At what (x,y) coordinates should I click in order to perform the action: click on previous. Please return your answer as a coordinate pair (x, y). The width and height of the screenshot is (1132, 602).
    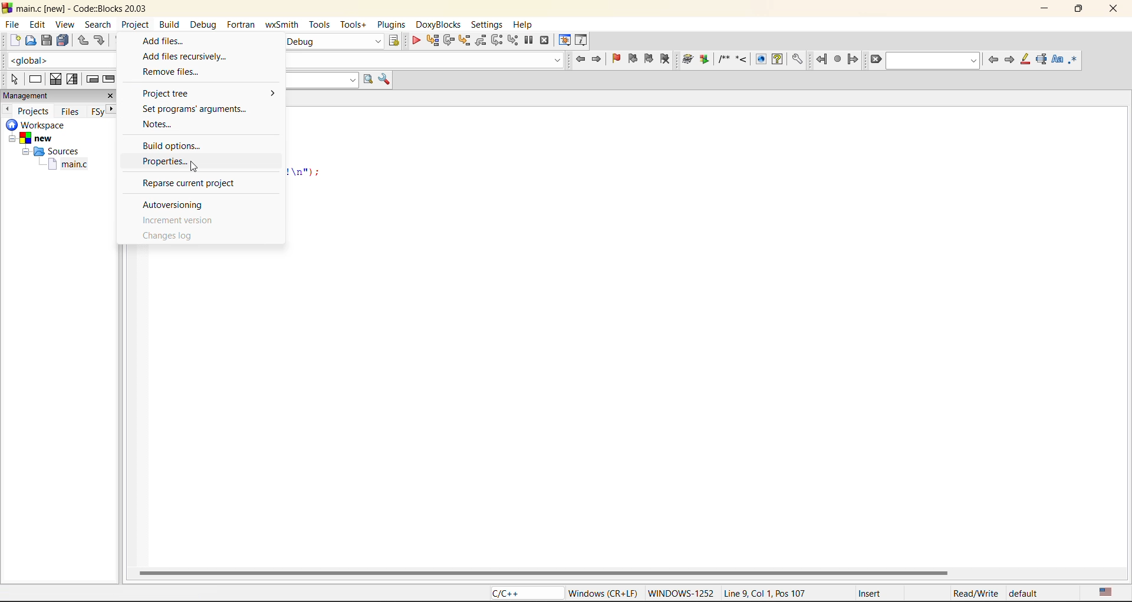
    Looking at the image, I should click on (993, 61).